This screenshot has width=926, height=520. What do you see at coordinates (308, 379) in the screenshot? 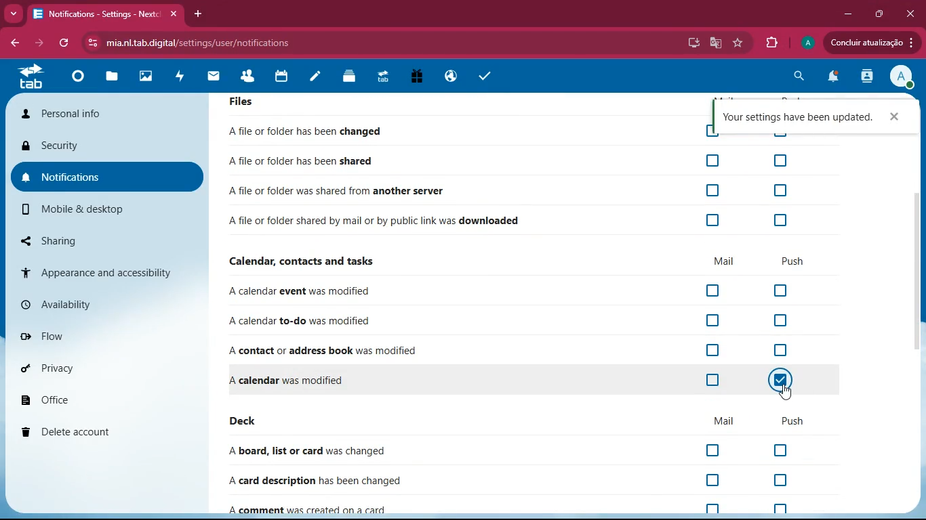
I see `file changed` at bounding box center [308, 379].